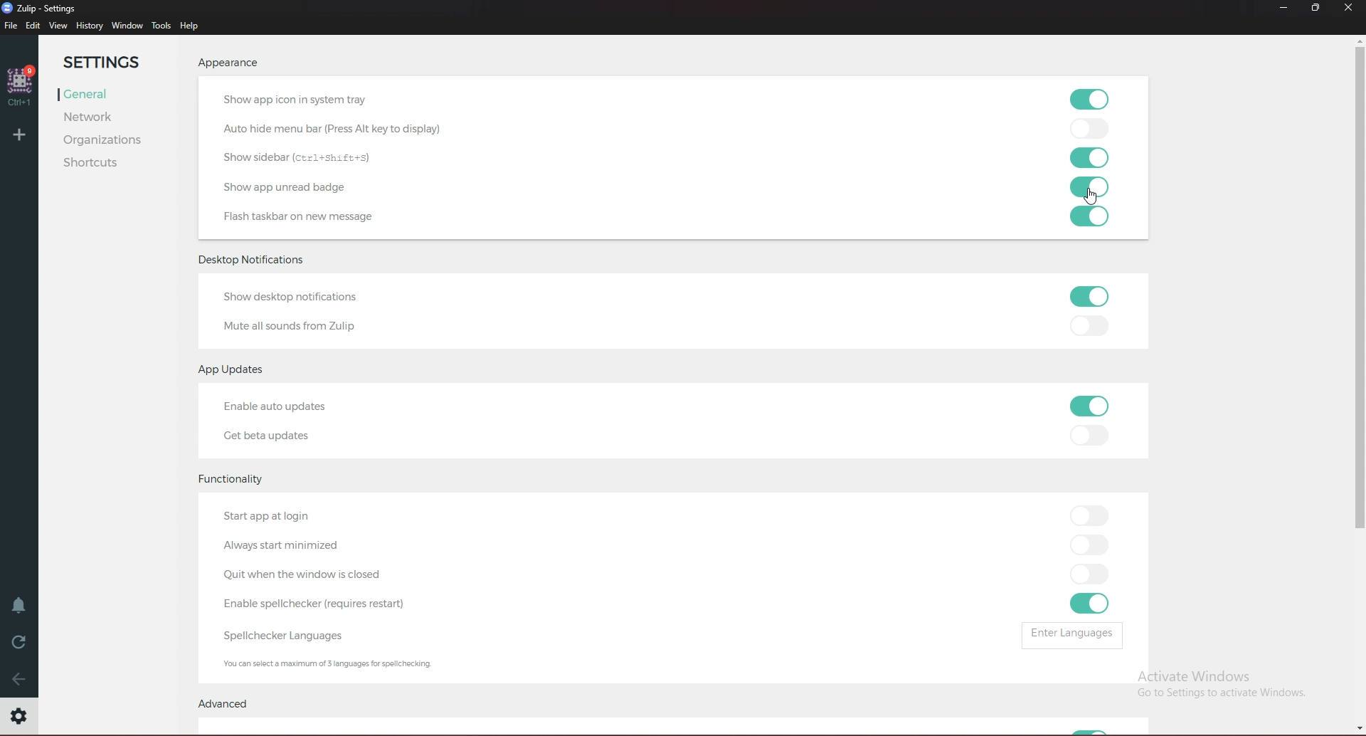 The image size is (1366, 736). I want to click on toggle, so click(1094, 404).